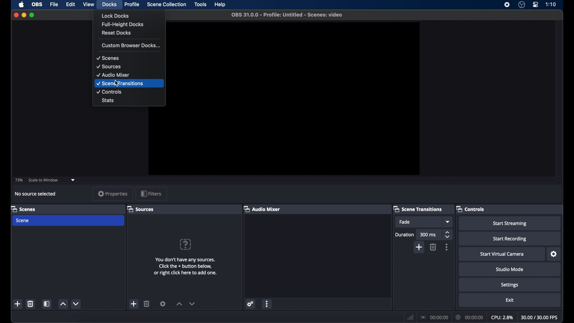 This screenshot has height=323, width=574. What do you see at coordinates (115, 16) in the screenshot?
I see `lock docks` at bounding box center [115, 16].